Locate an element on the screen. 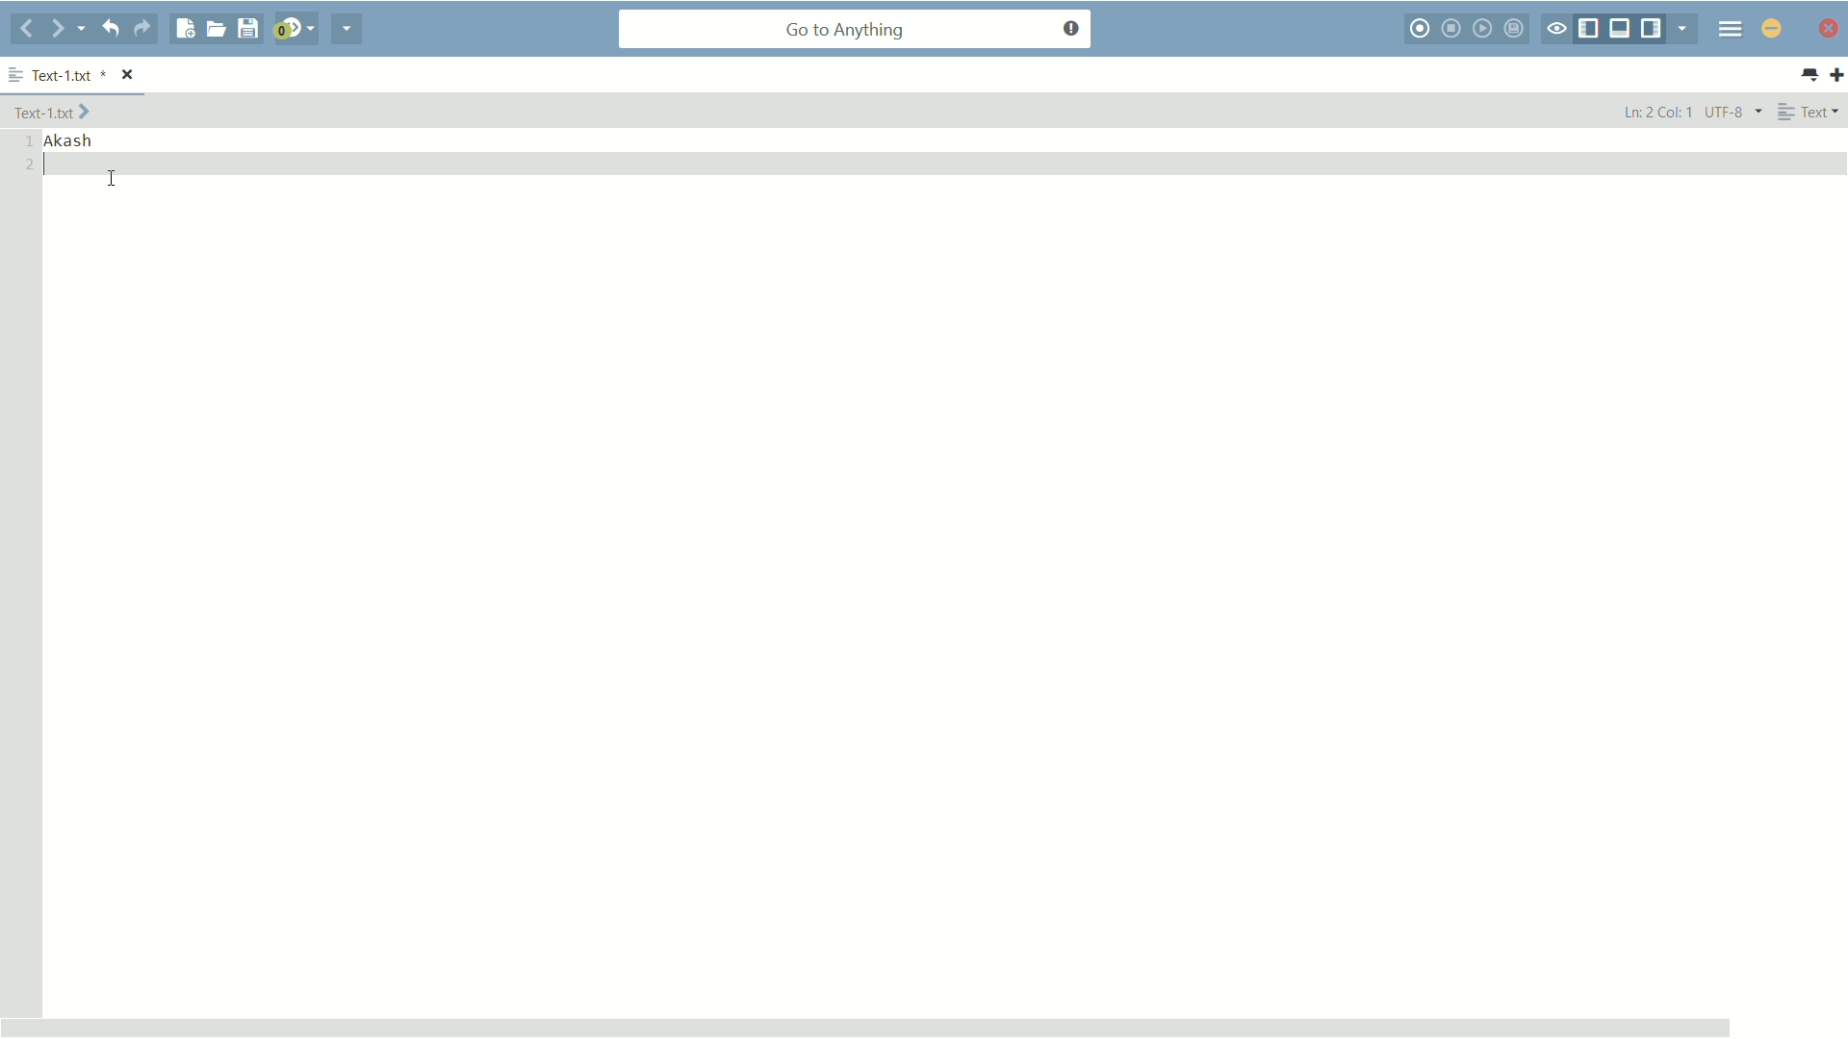 The width and height of the screenshot is (1848, 1039). line number is located at coordinates (28, 152).